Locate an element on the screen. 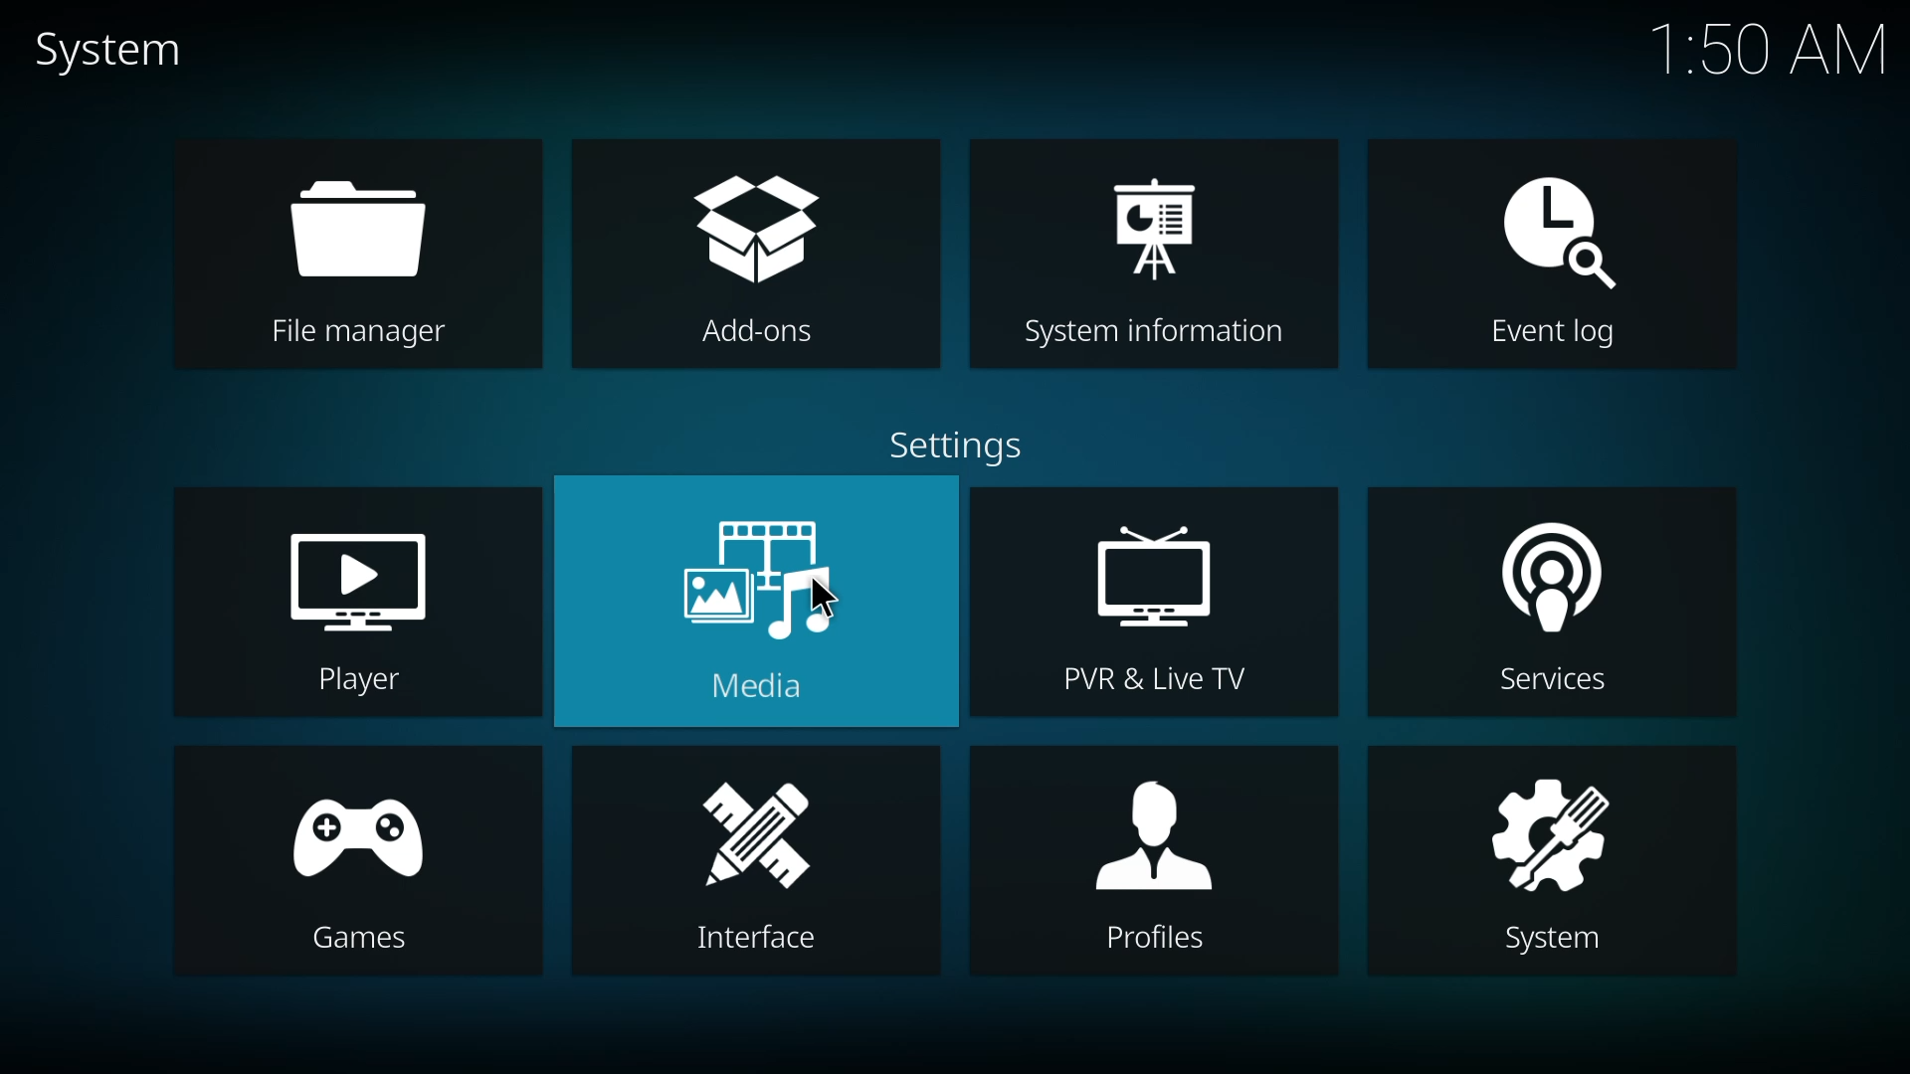 This screenshot has width=1910, height=1074. cursor is located at coordinates (830, 598).